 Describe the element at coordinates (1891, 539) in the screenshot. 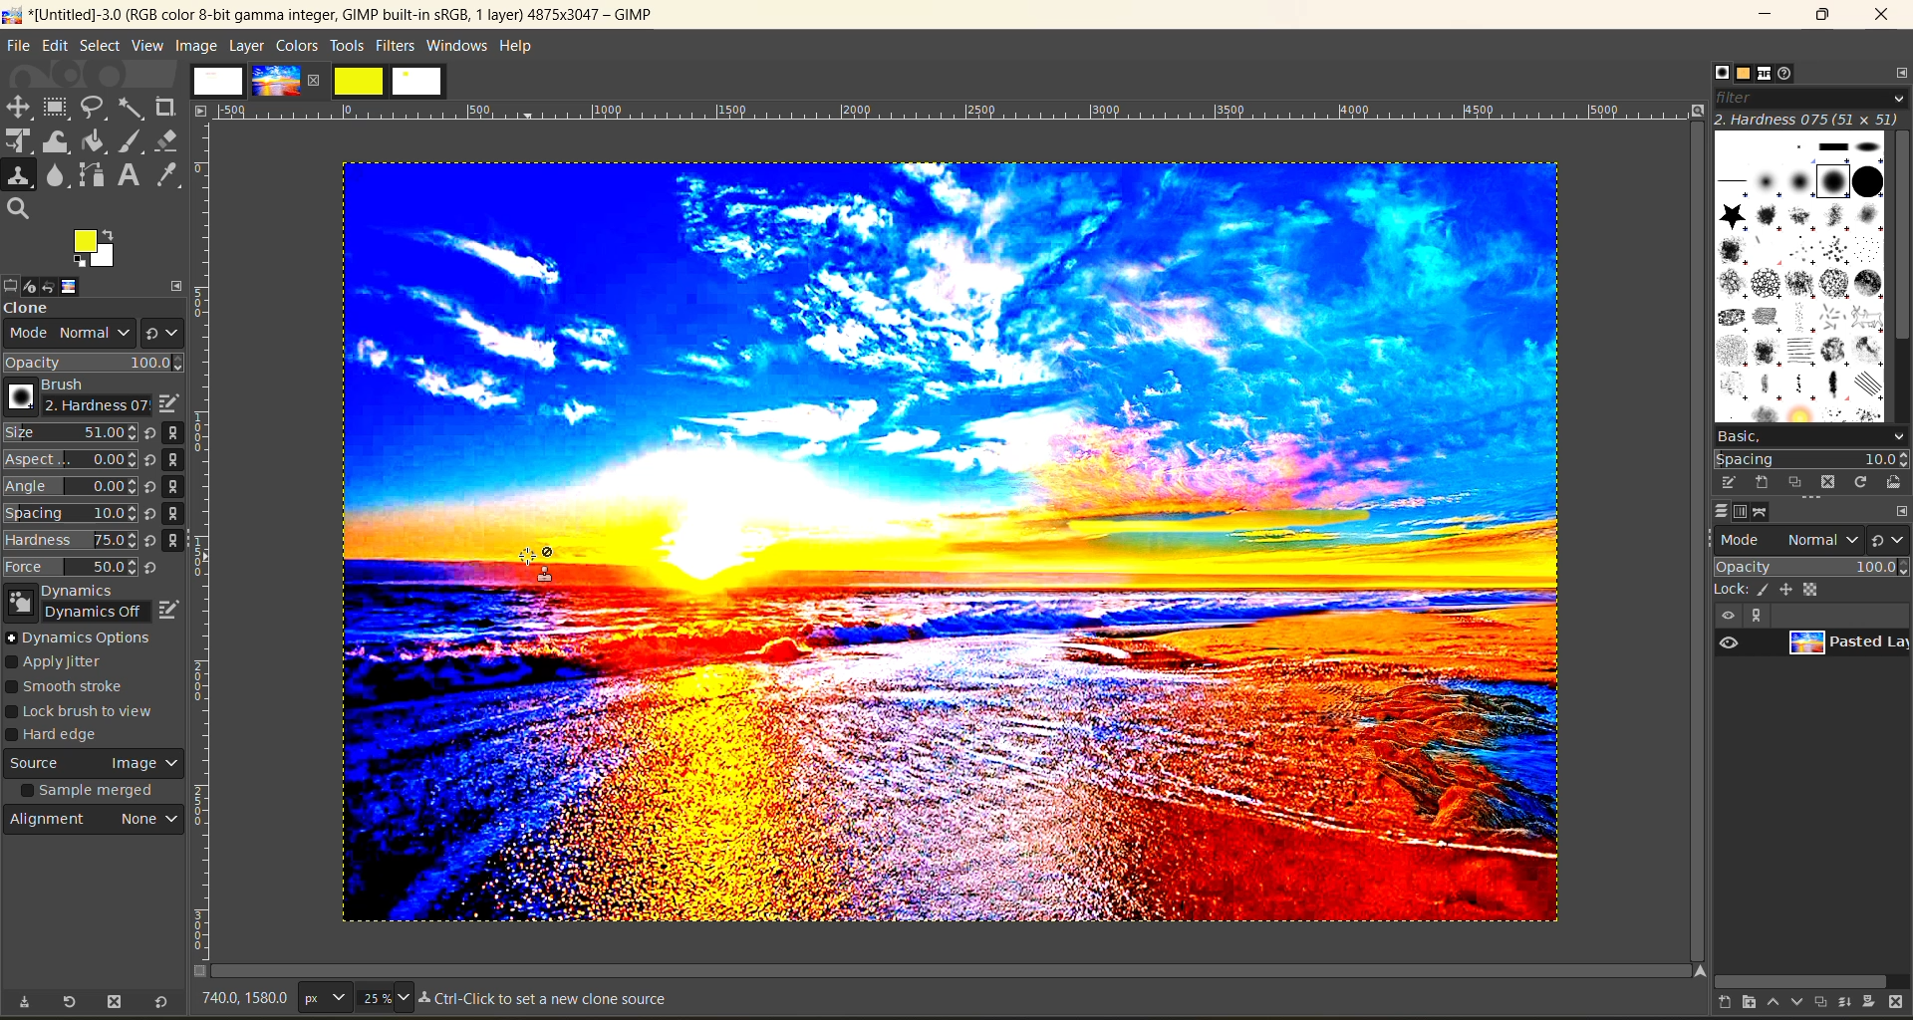

I see `switch to another group` at that location.